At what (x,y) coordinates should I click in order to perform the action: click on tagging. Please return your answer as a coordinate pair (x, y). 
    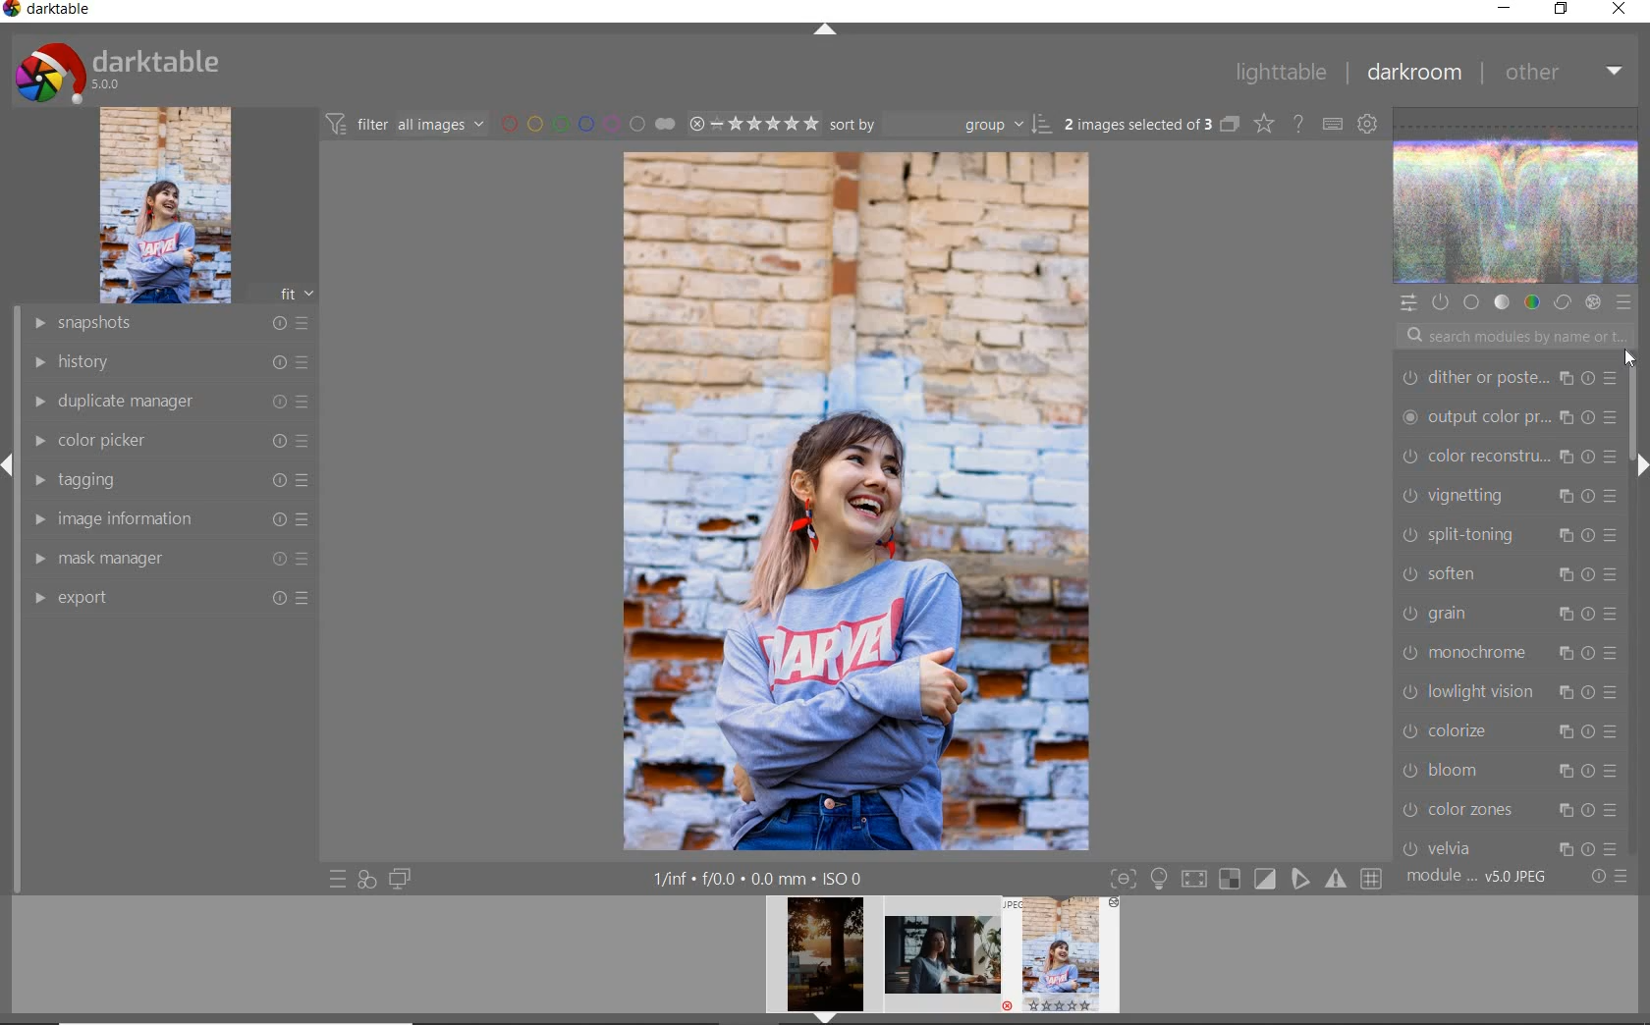
    Looking at the image, I should click on (165, 478).